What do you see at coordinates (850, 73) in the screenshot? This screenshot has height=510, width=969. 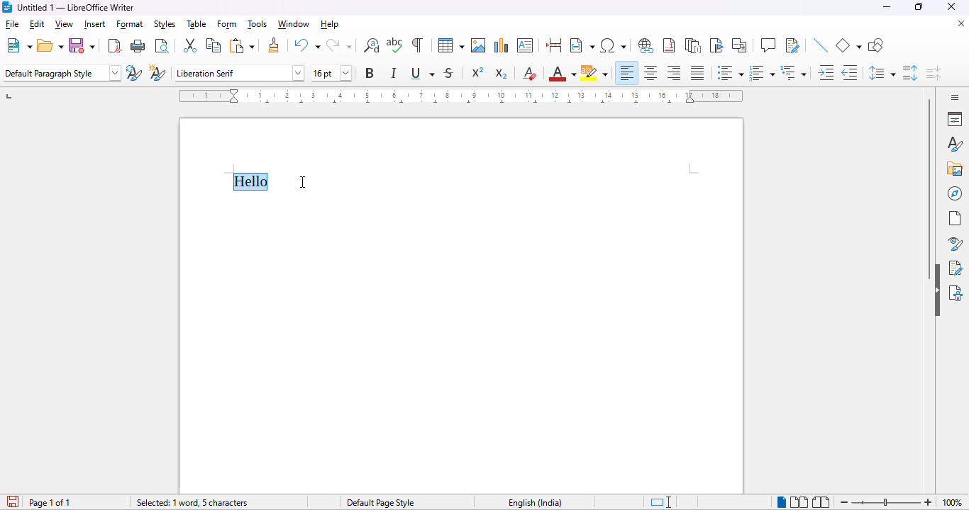 I see `decrease indent` at bounding box center [850, 73].